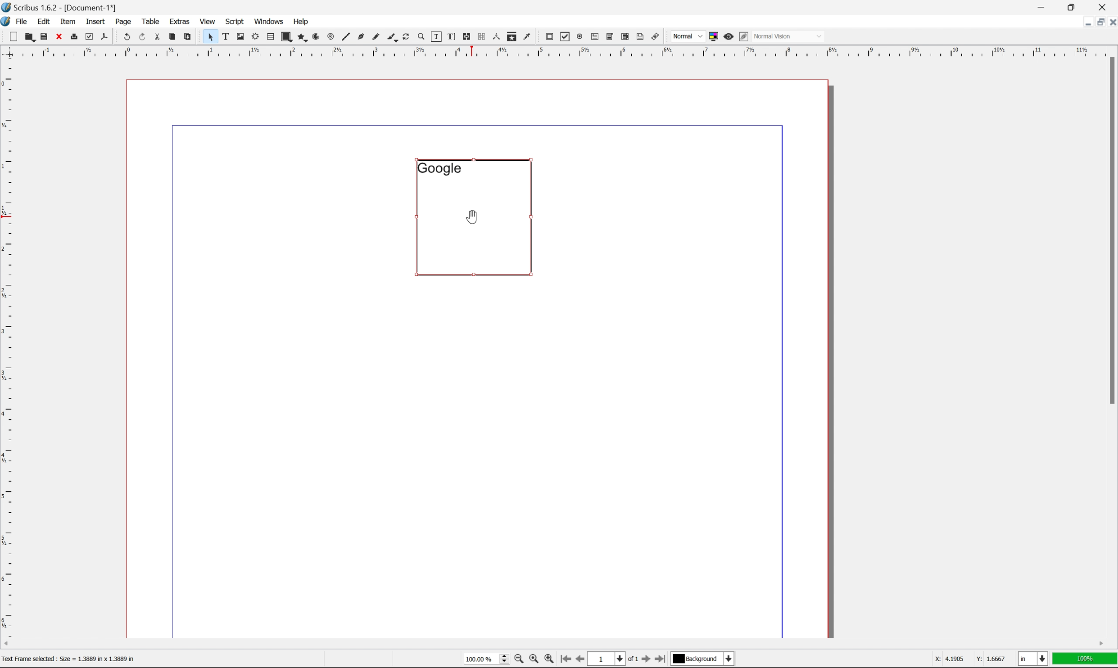  I want to click on normal, so click(687, 36).